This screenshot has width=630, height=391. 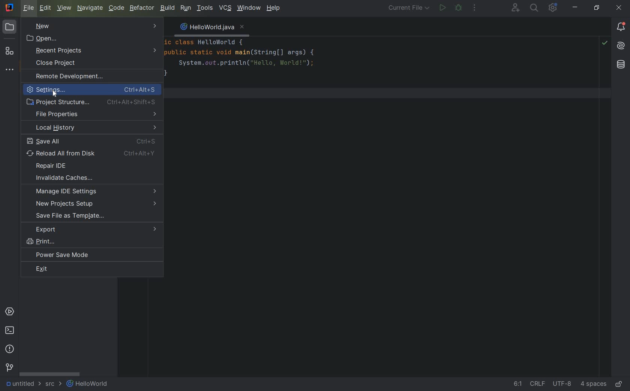 What do you see at coordinates (54, 385) in the screenshot?
I see `SRC` at bounding box center [54, 385].